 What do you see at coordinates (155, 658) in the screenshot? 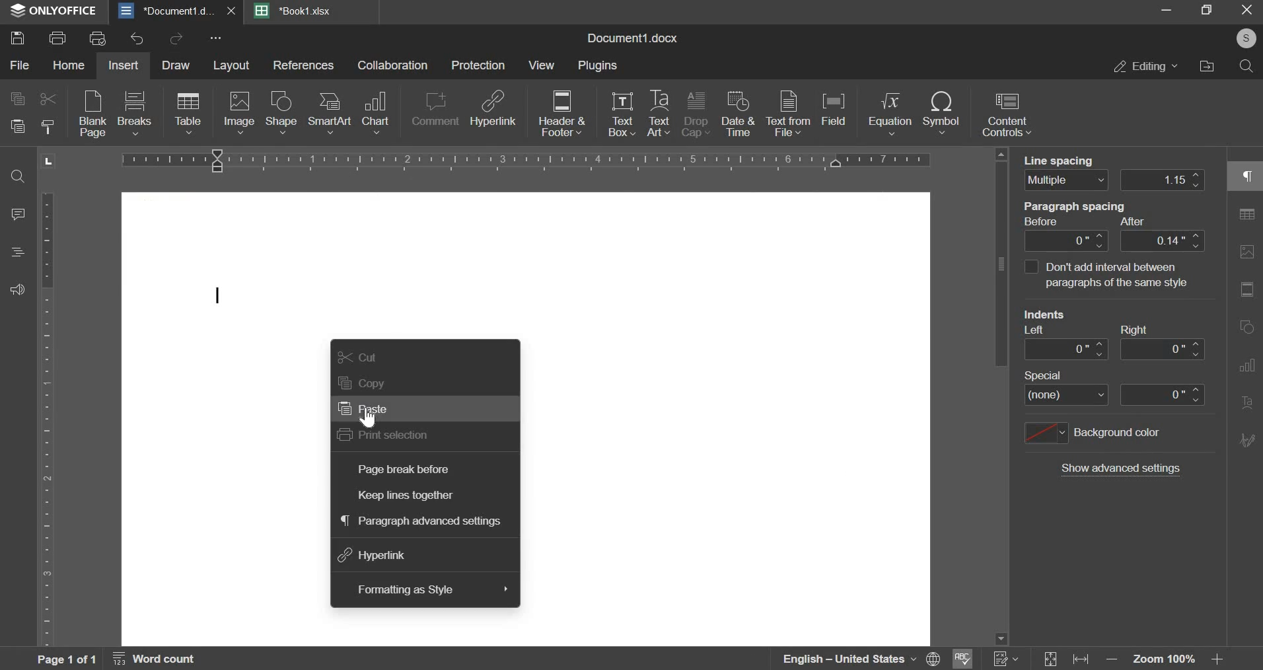
I see `word count` at bounding box center [155, 658].